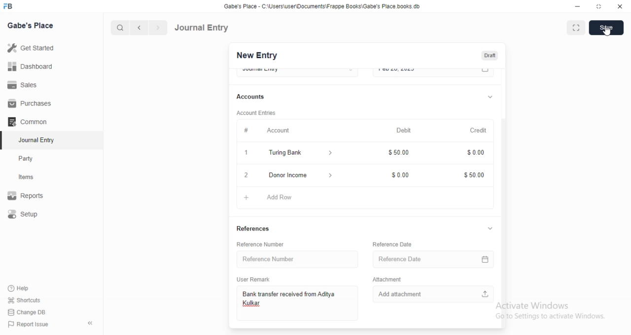 This screenshot has height=335, width=631. Describe the element at coordinates (577, 8) in the screenshot. I see `minimize` at that location.